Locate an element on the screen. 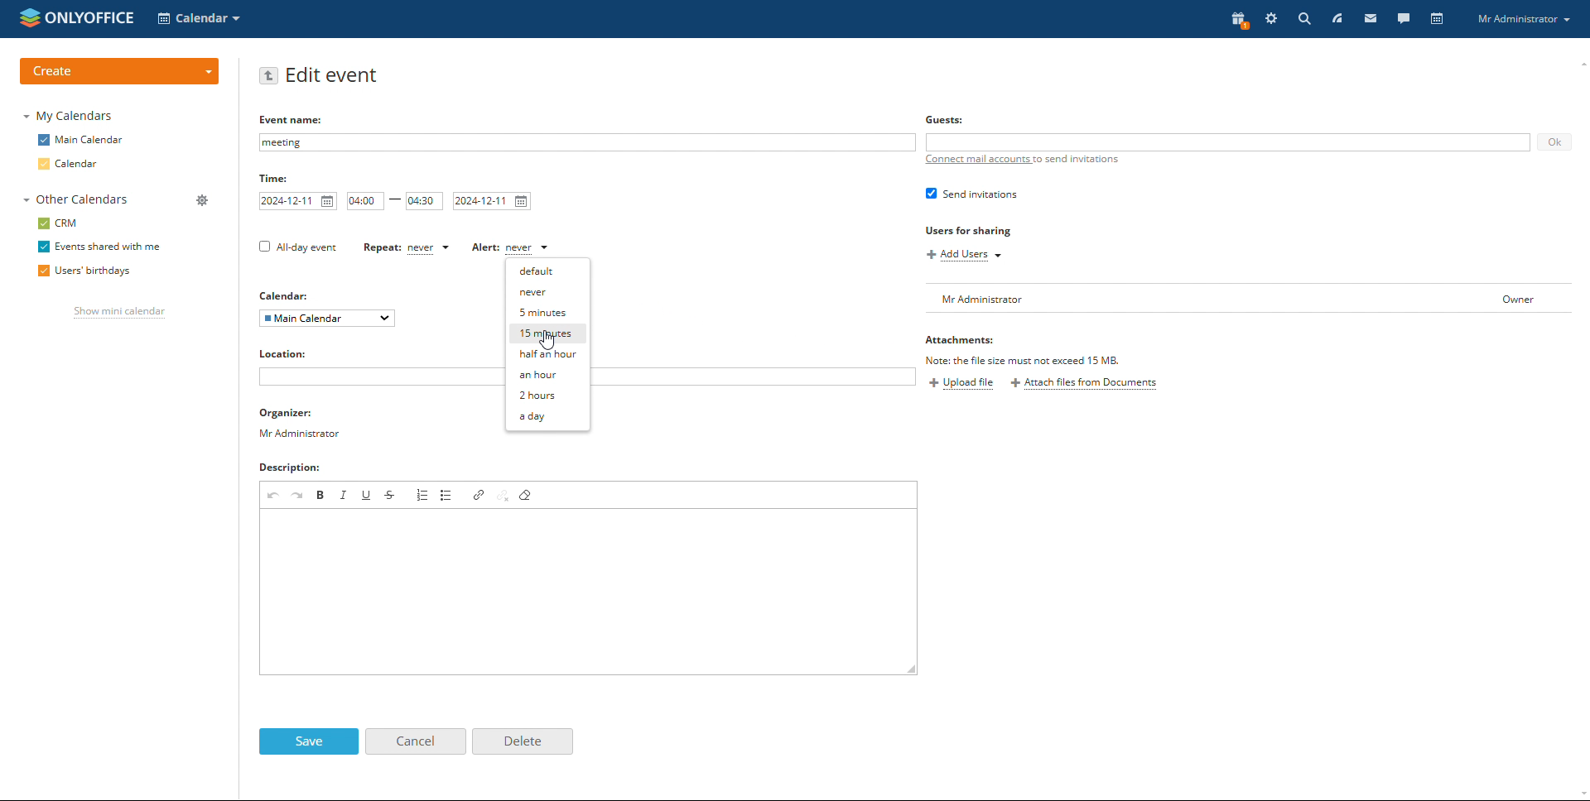  search is located at coordinates (1303, 19).